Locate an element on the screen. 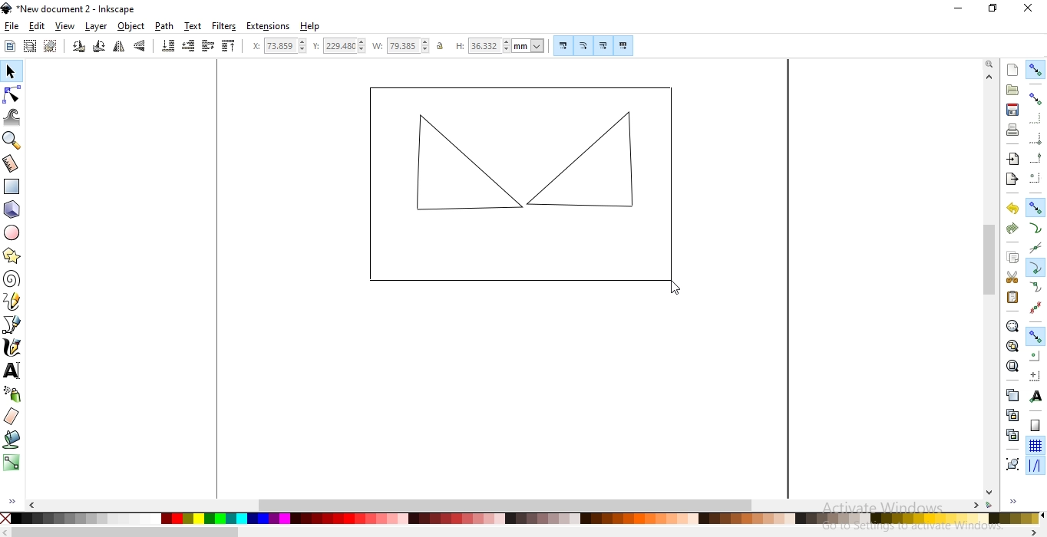  draw bezier lines and straight lines is located at coordinates (14, 326).